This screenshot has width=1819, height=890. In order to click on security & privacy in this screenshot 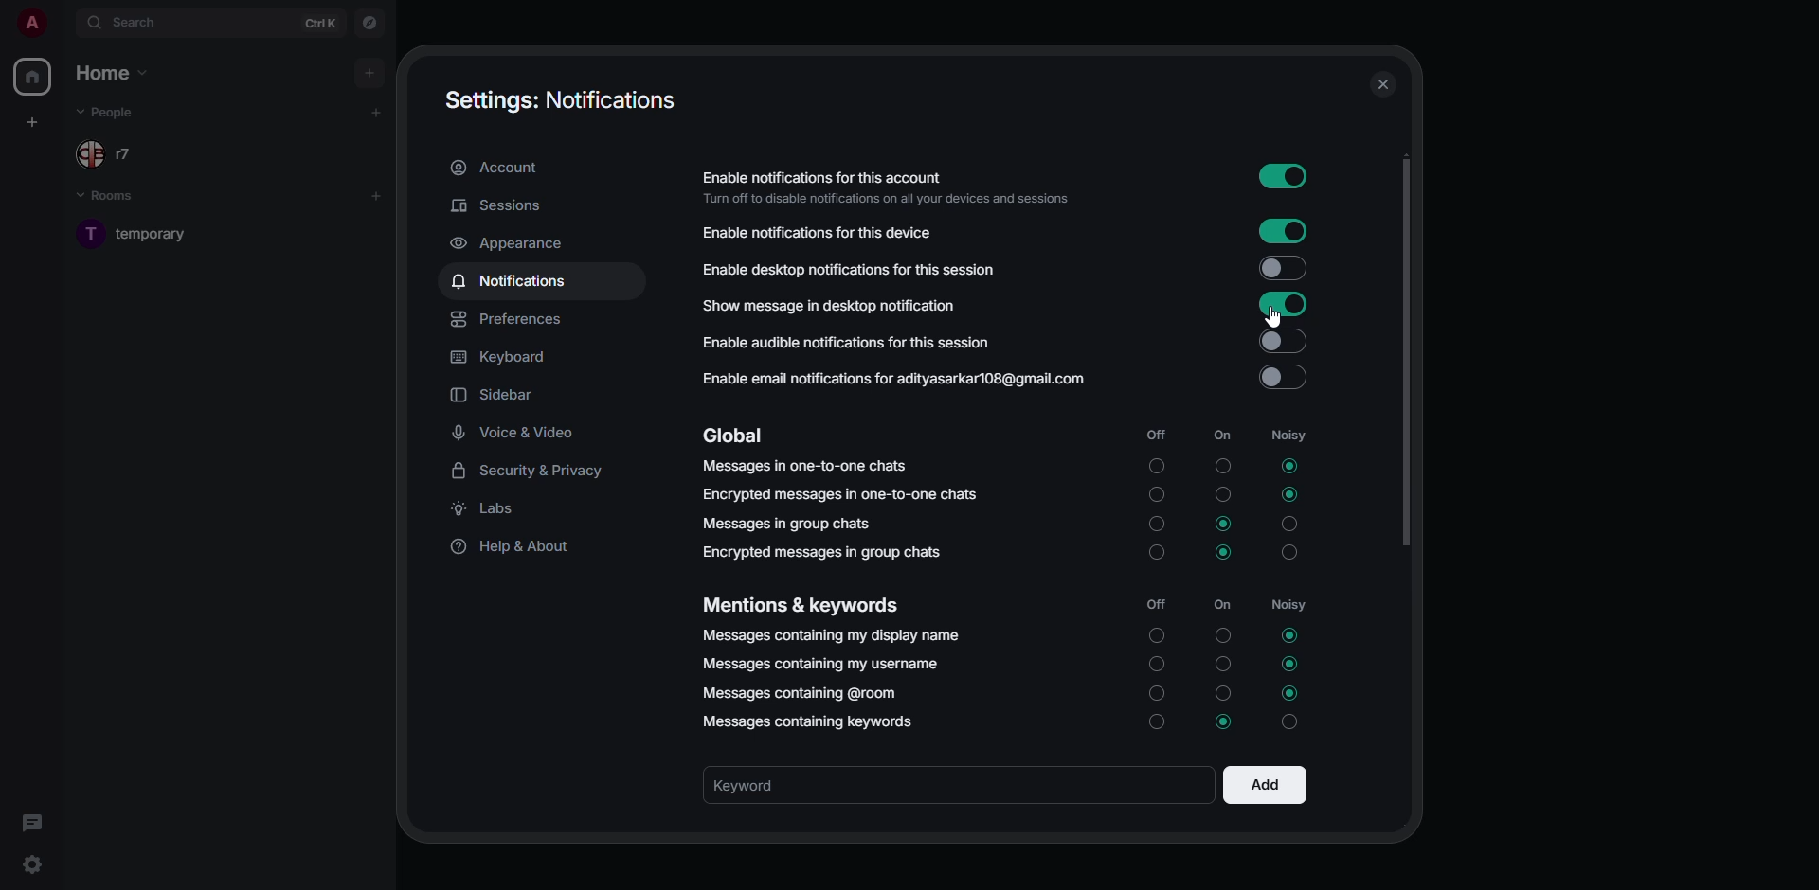, I will do `click(534, 471)`.